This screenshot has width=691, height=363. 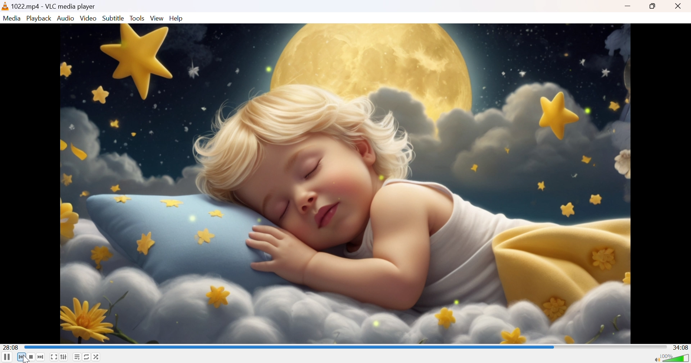 I want to click on Minimize, so click(x=627, y=7).